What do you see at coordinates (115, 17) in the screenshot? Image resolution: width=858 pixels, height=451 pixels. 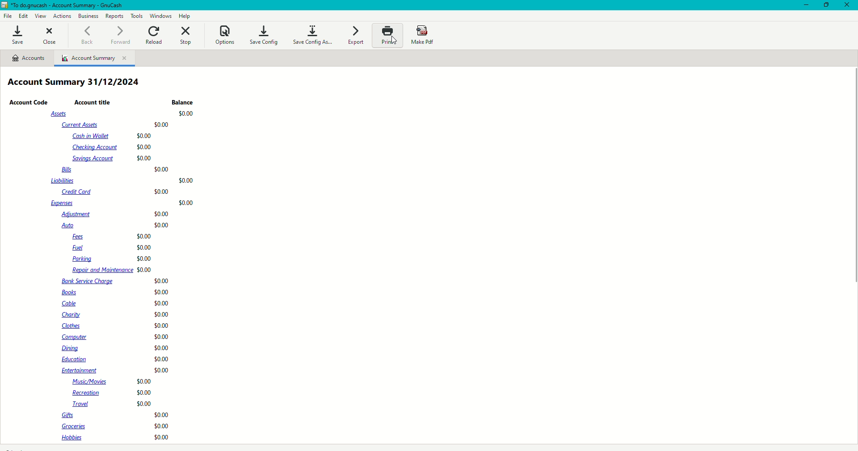 I see `Reports` at bounding box center [115, 17].